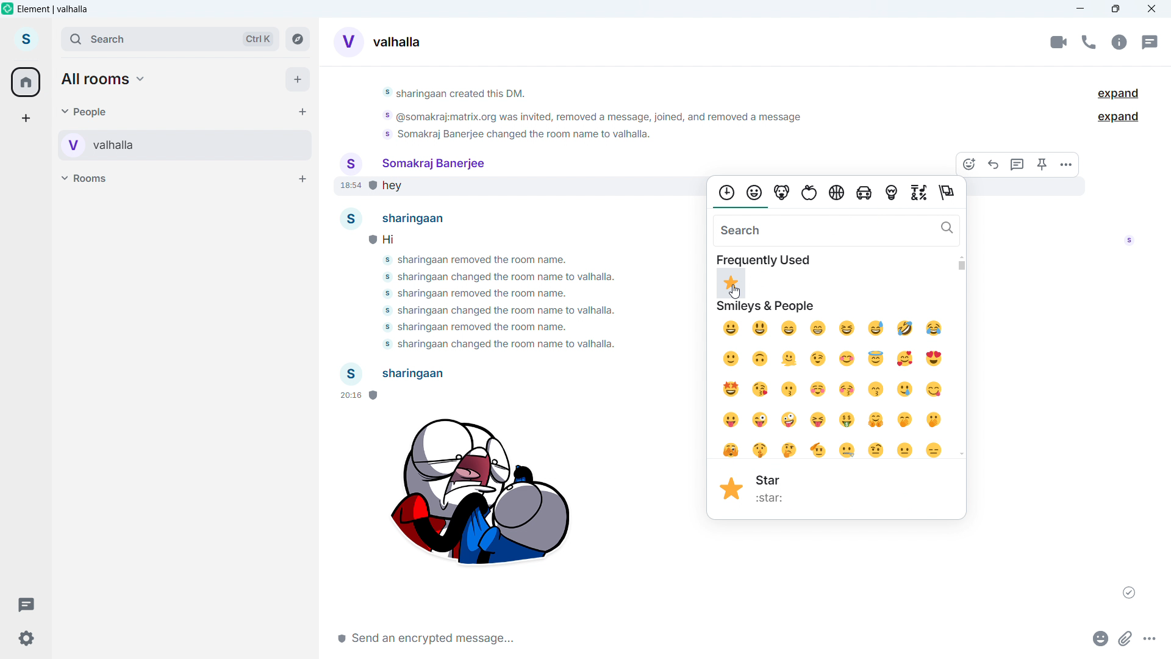 The height and width of the screenshot is (659, 1171). What do you see at coordinates (905, 329) in the screenshot?
I see `rolling on the floor laughing` at bounding box center [905, 329].